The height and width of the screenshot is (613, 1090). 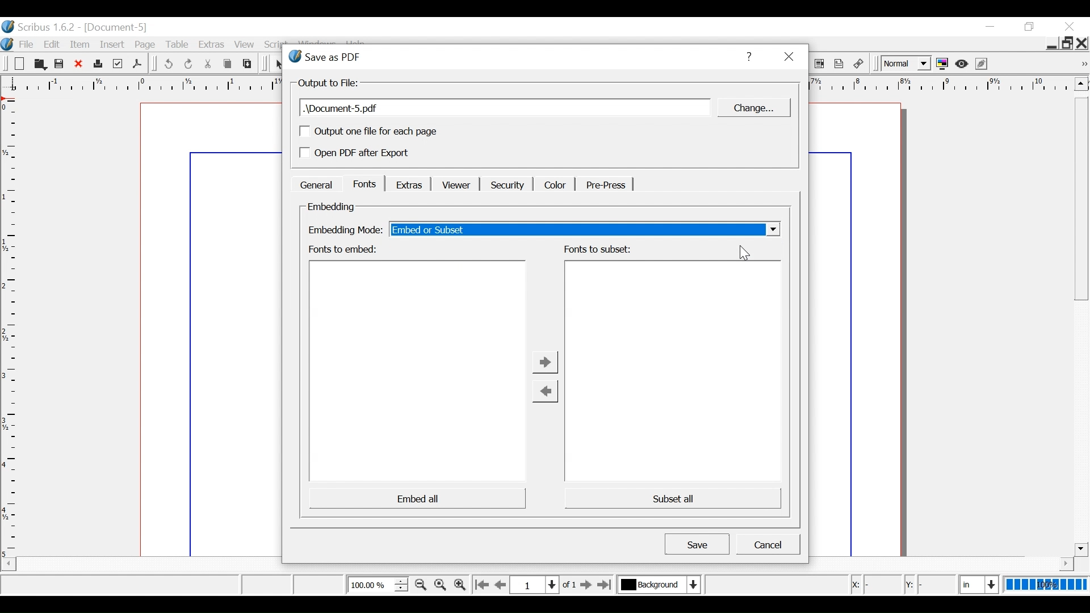 What do you see at coordinates (546, 362) in the screenshot?
I see `Change to` at bounding box center [546, 362].